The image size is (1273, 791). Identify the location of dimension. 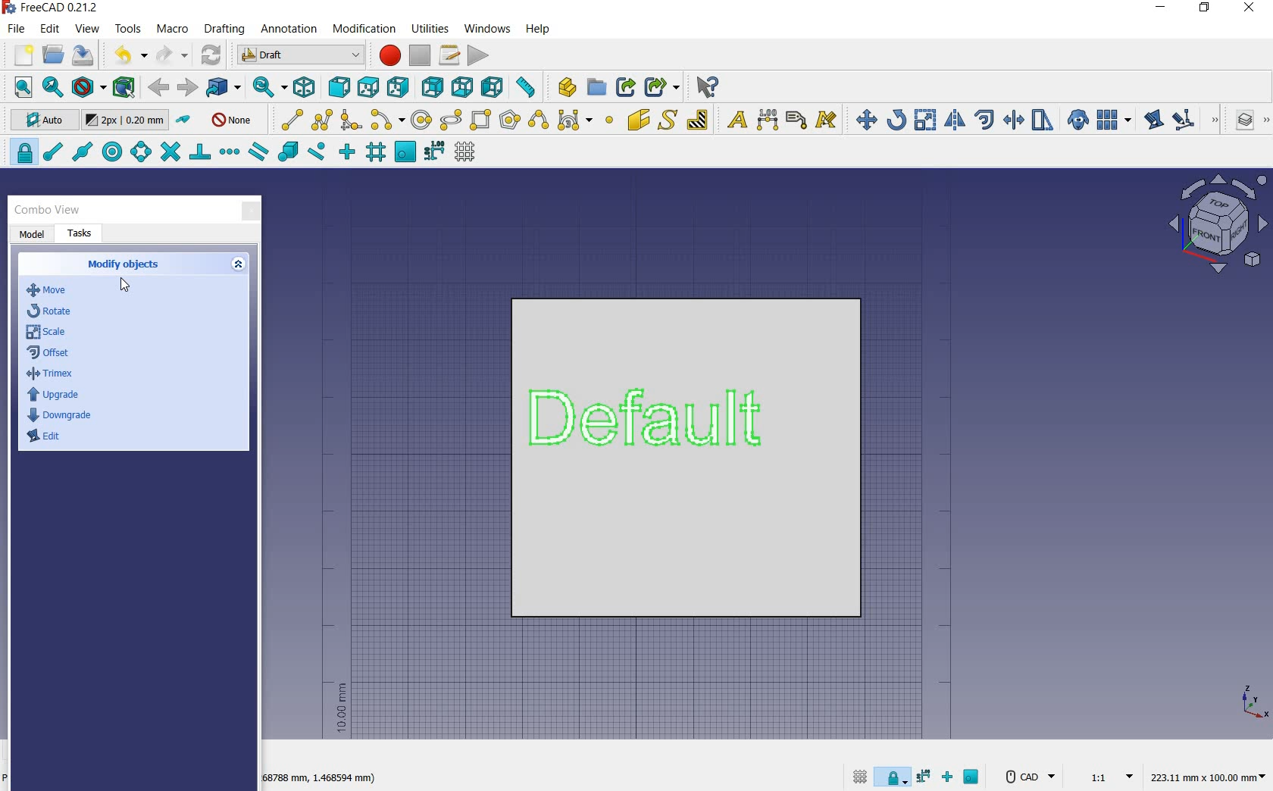
(321, 780).